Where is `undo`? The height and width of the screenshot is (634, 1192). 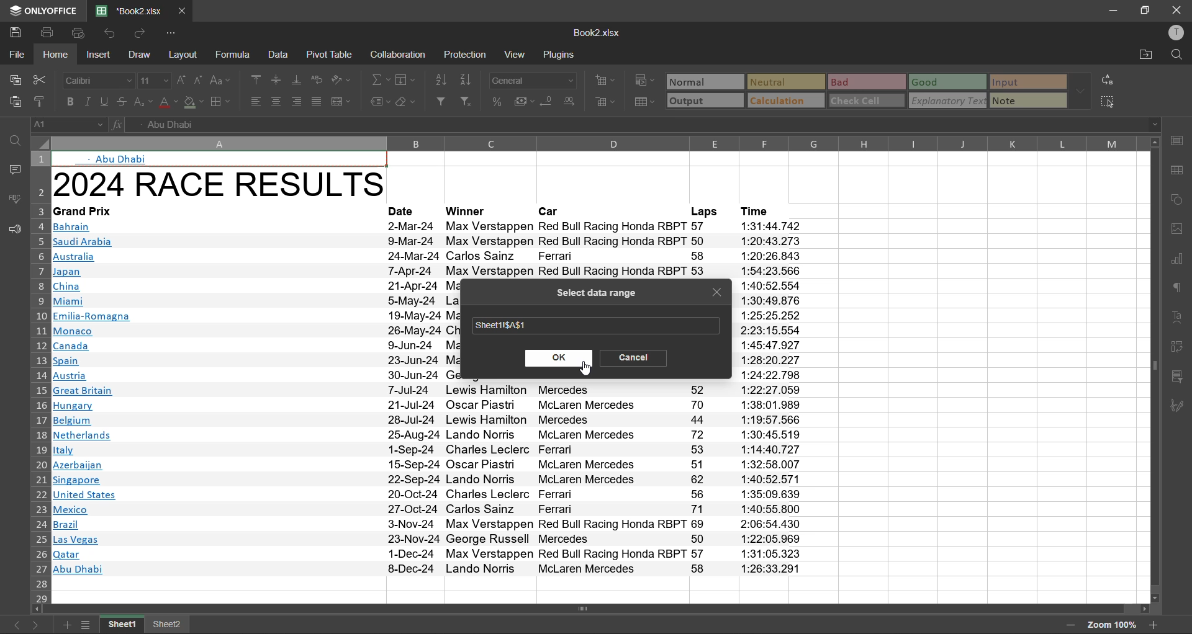 undo is located at coordinates (110, 33).